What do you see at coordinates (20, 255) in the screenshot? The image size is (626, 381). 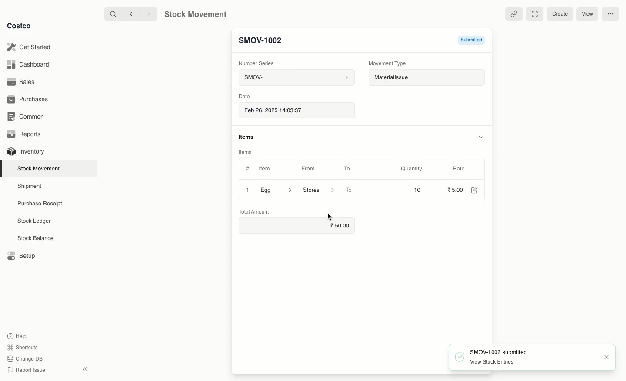 I see `Setup` at bounding box center [20, 255].